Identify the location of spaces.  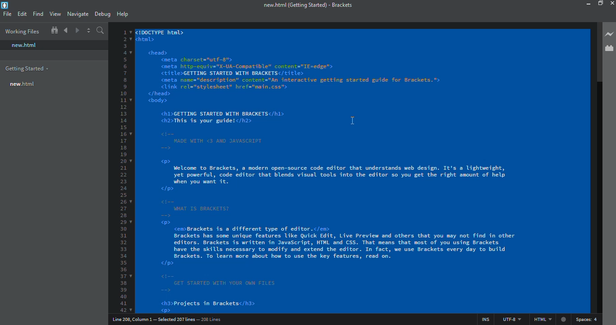
(590, 320).